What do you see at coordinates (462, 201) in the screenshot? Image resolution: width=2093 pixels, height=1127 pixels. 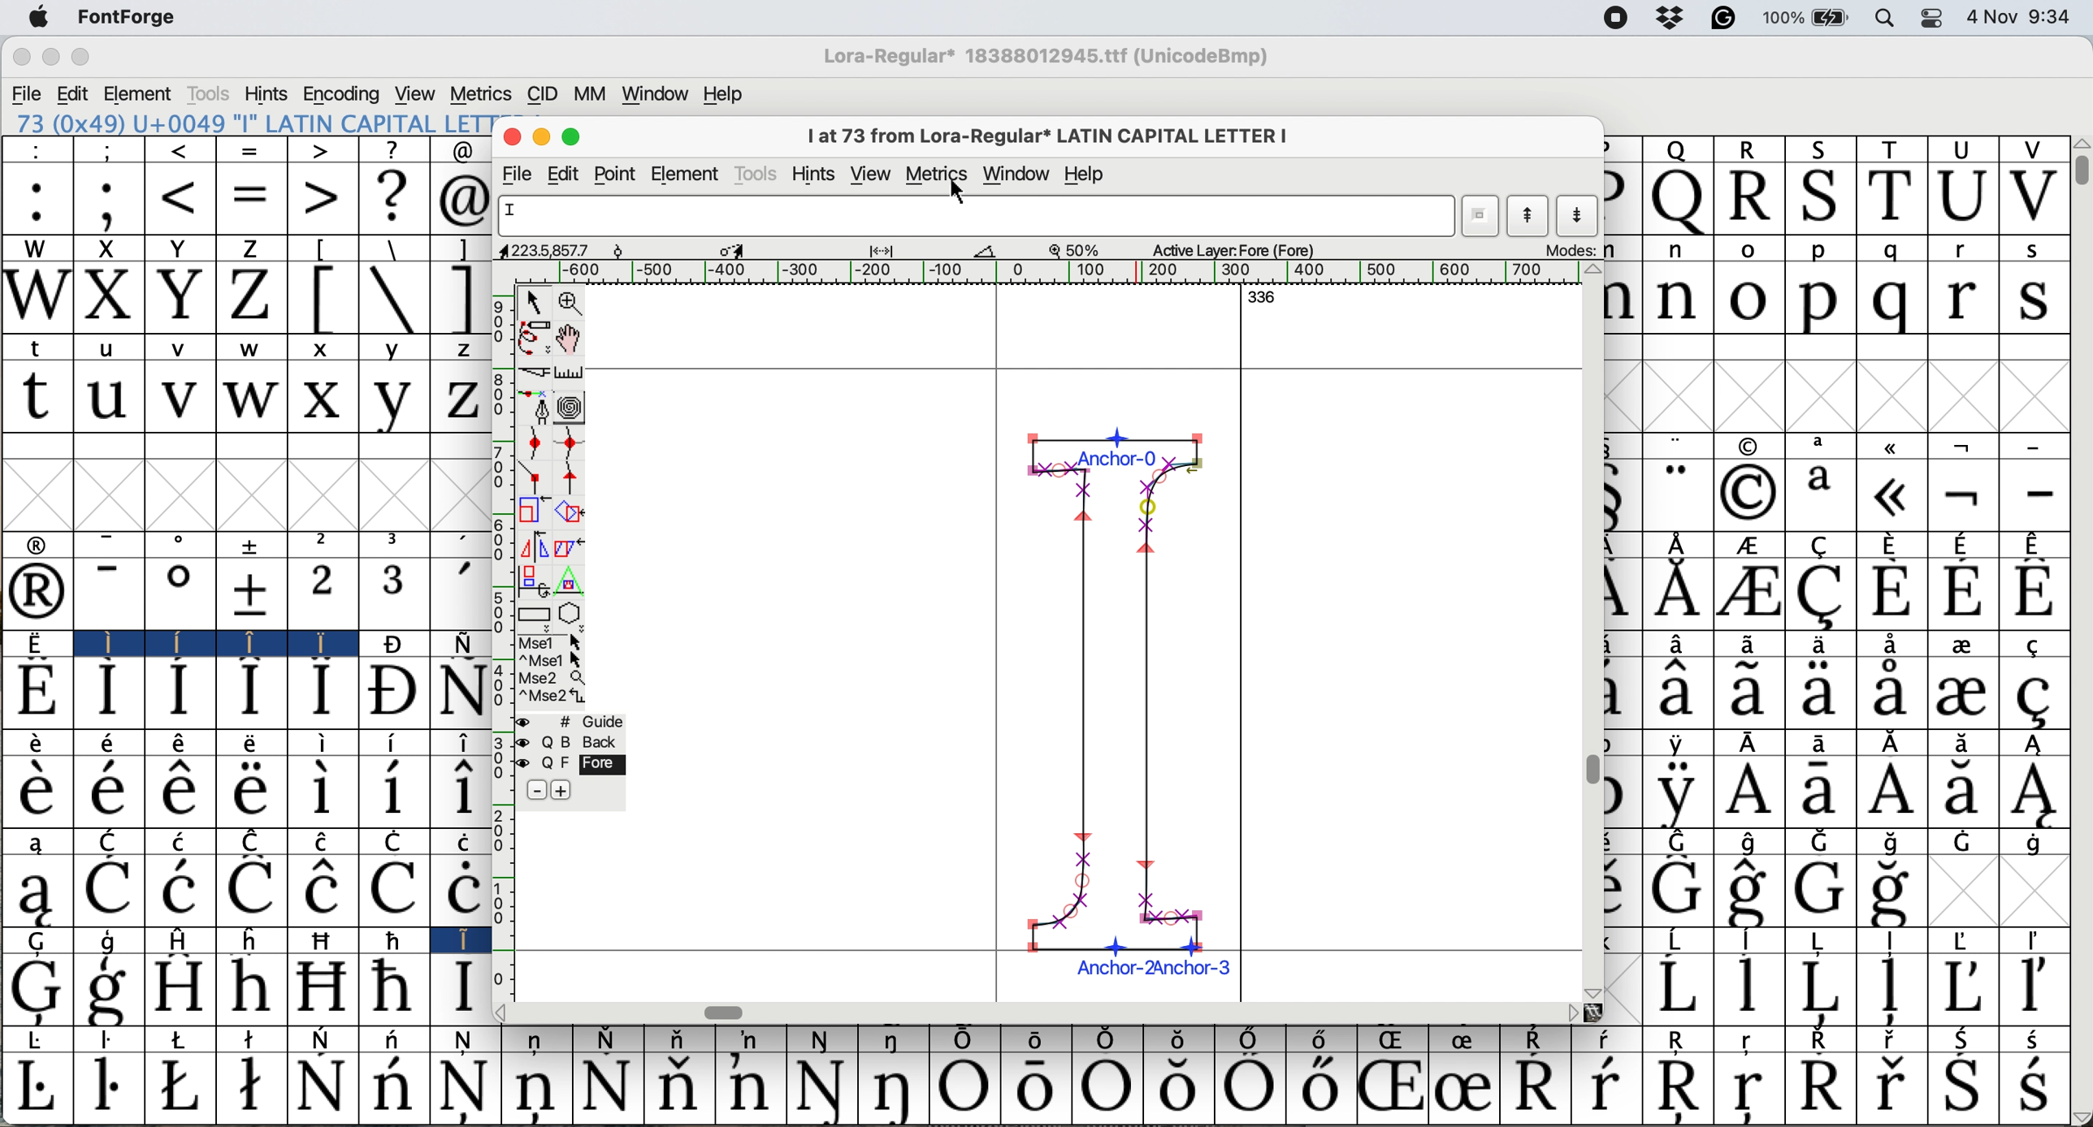 I see `@` at bounding box center [462, 201].